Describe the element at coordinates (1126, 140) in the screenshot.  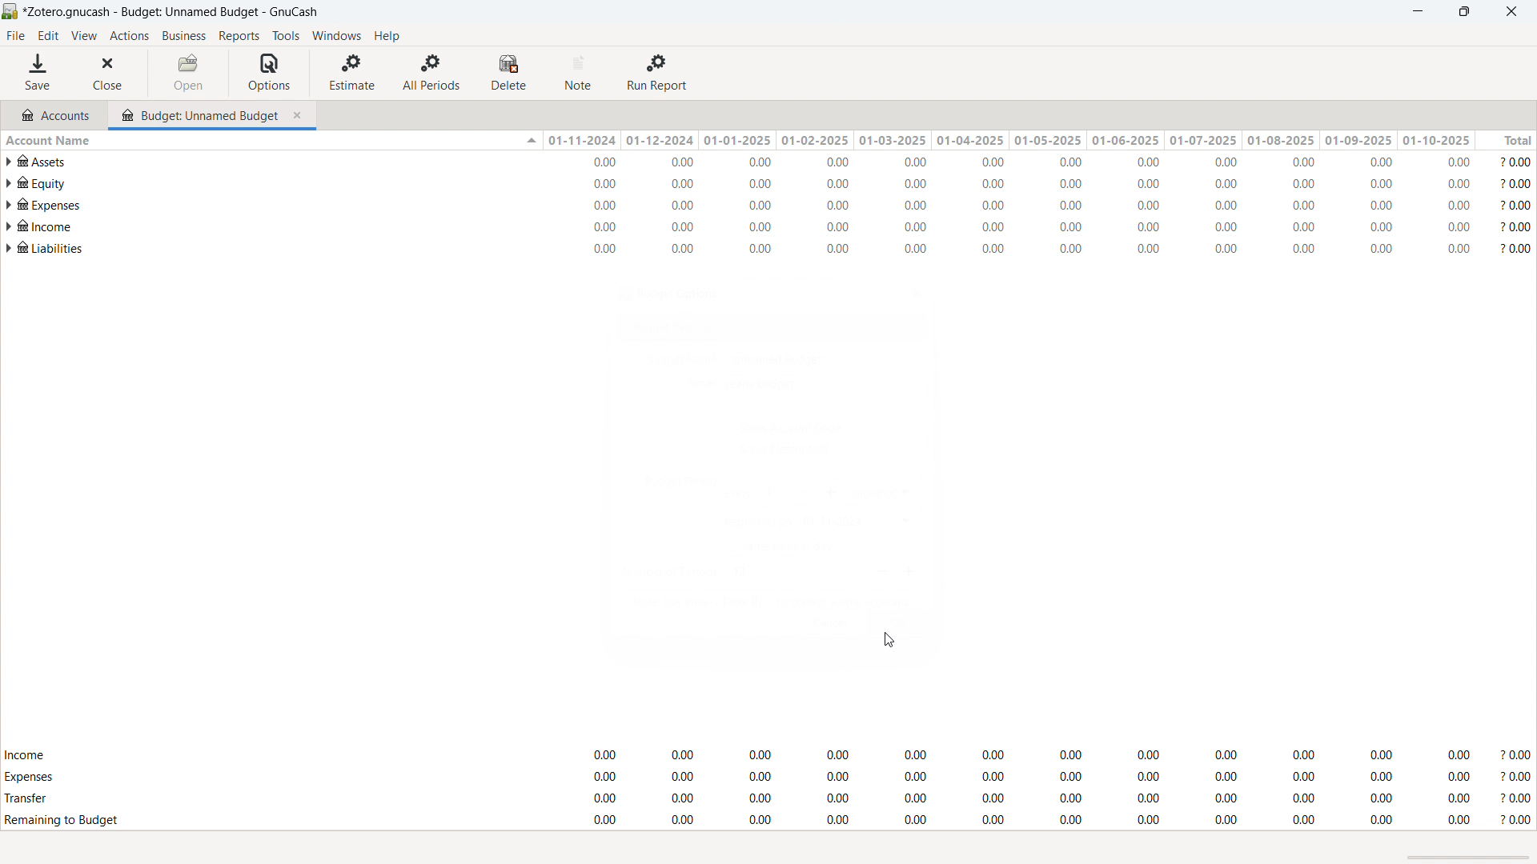
I see `01-06-2025` at that location.